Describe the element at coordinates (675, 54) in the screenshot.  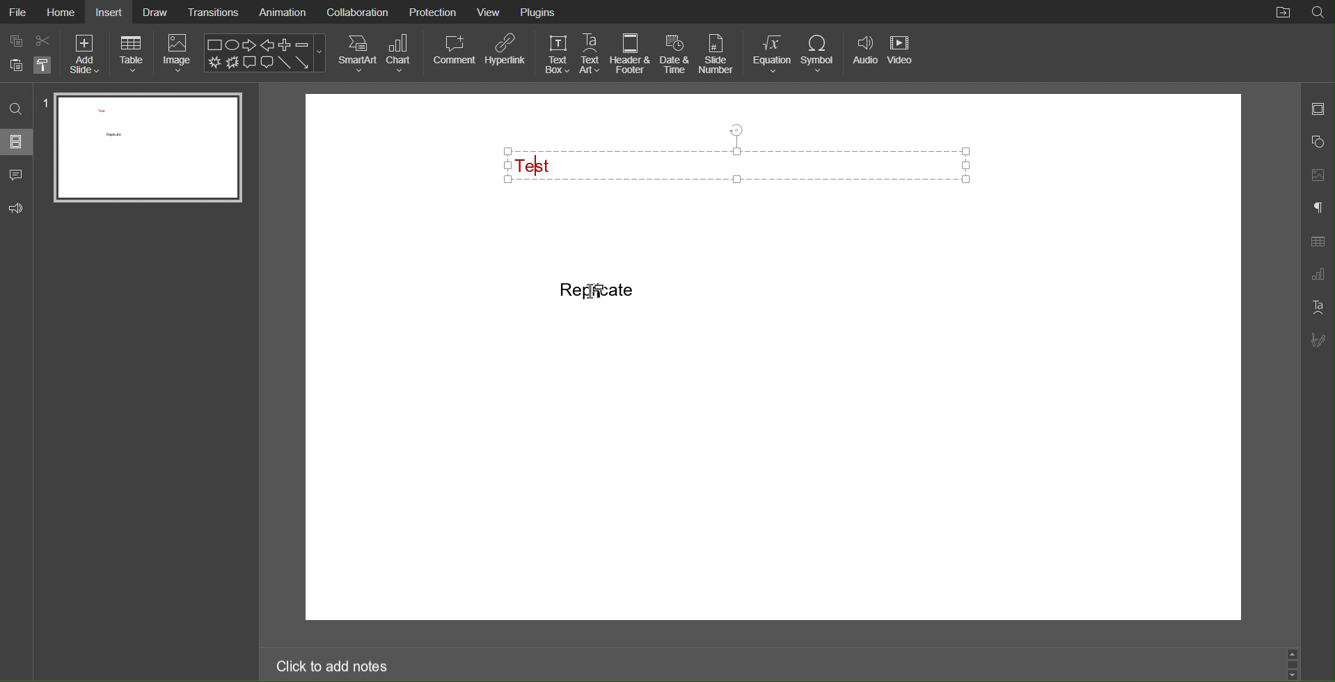
I see `Date & Time` at that location.